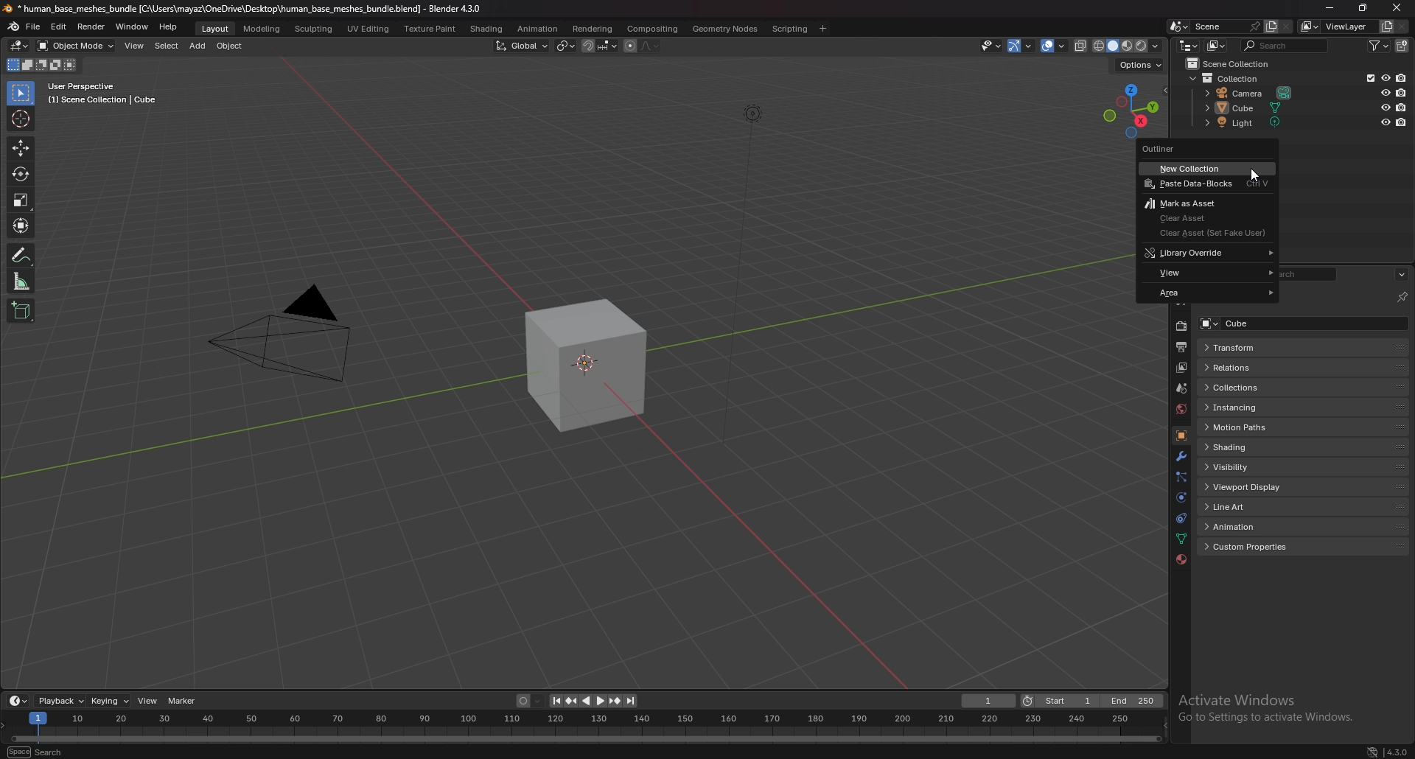 The height and width of the screenshot is (759, 1415). Describe the element at coordinates (21, 45) in the screenshot. I see `editor type` at that location.